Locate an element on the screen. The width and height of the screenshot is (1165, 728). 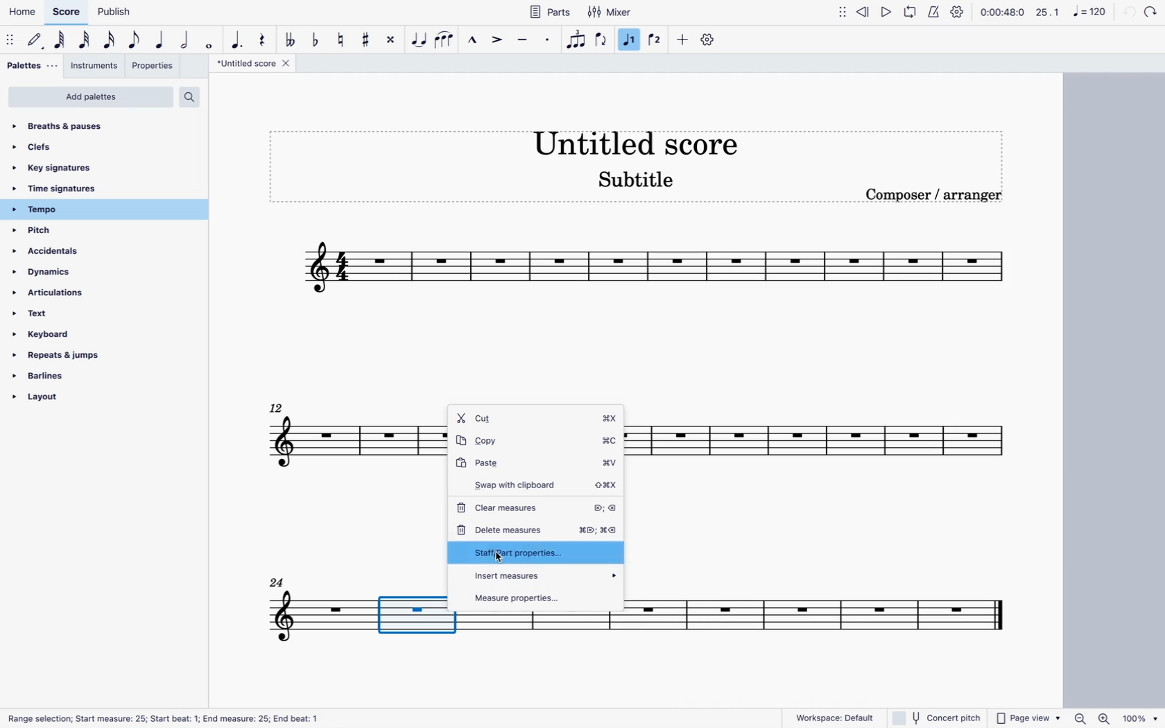
add palettes is located at coordinates (91, 98).